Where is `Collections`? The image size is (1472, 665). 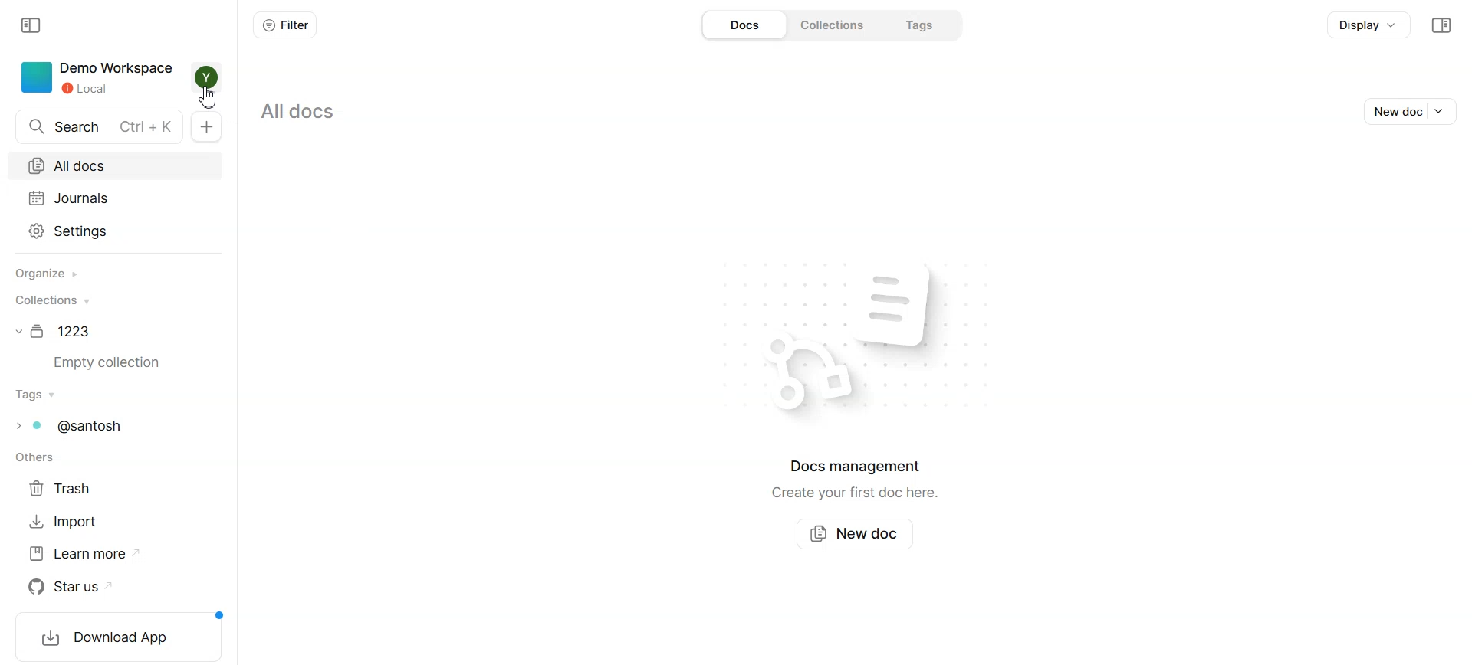
Collections is located at coordinates (837, 25).